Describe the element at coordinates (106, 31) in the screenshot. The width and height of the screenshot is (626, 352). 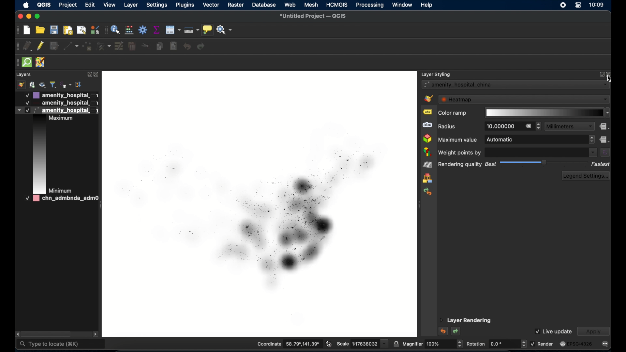
I see `attribute toolbar` at that location.